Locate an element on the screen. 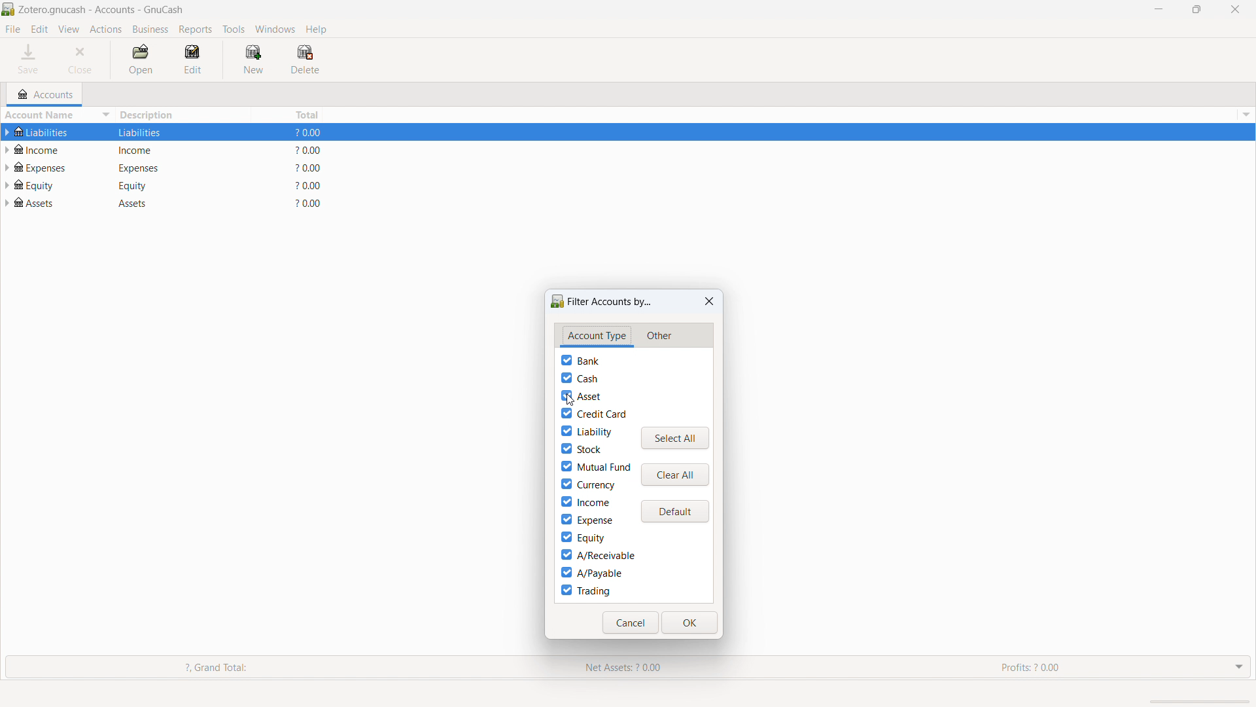 The width and height of the screenshot is (1256, 707). $0.00 is located at coordinates (312, 150).